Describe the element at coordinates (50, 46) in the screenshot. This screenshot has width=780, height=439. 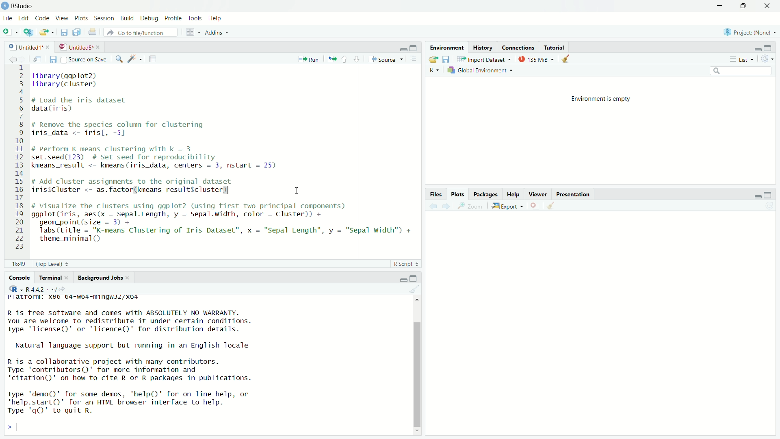
I see `close` at that location.